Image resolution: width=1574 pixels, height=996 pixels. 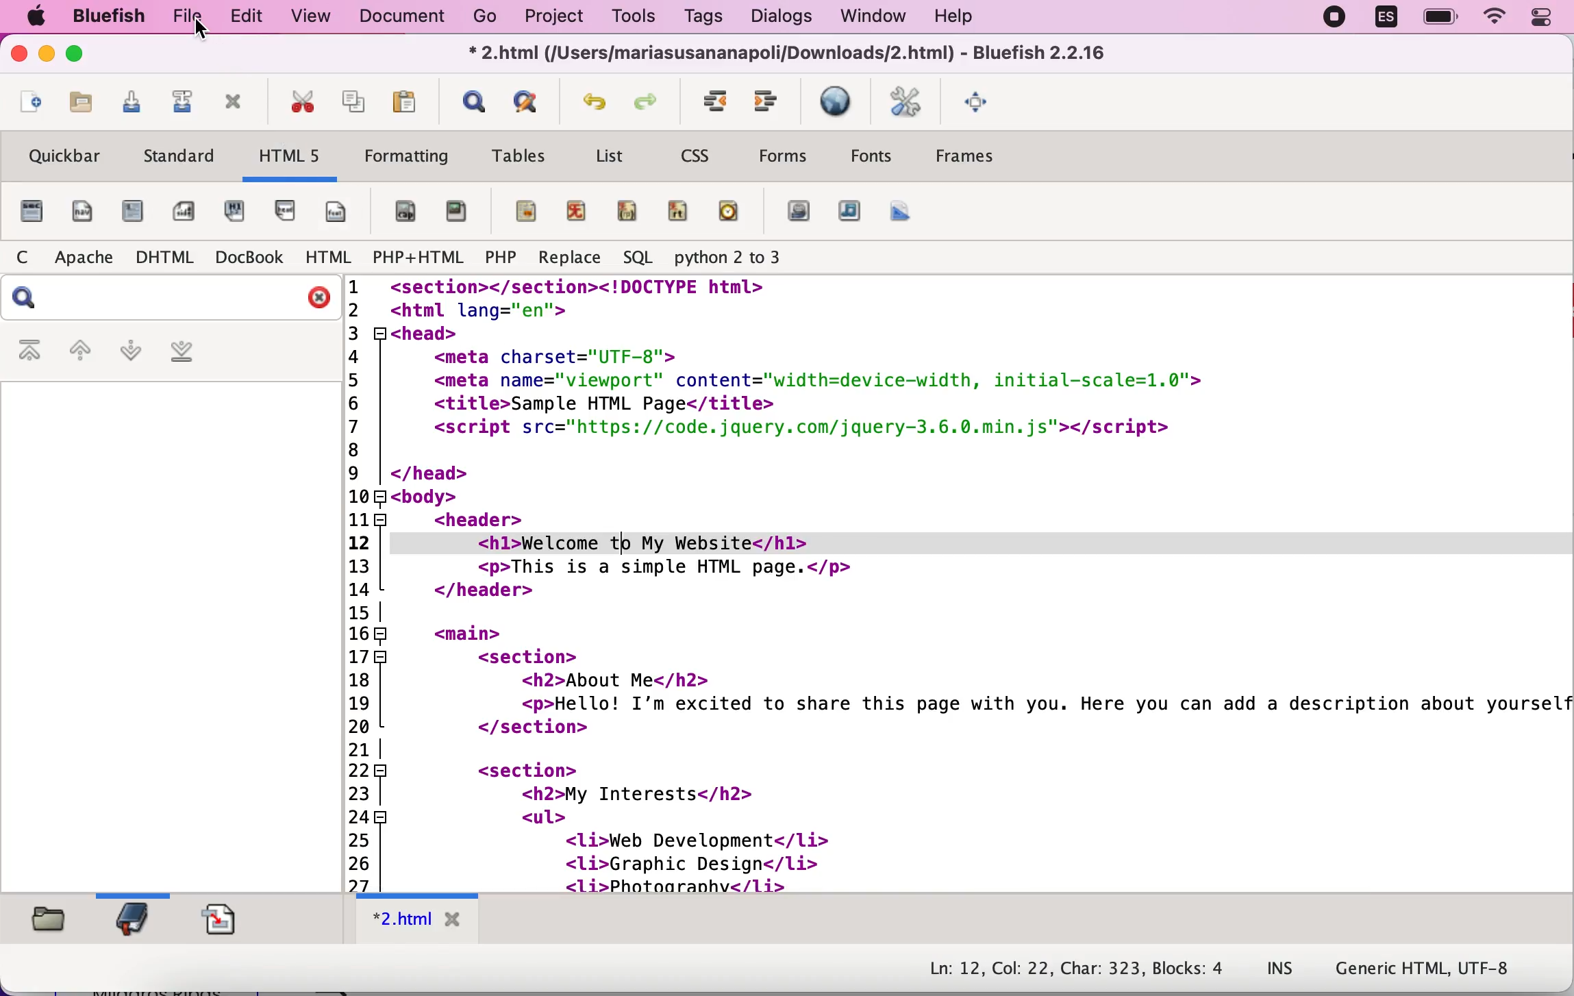 What do you see at coordinates (174, 105) in the screenshot?
I see `save file as` at bounding box center [174, 105].